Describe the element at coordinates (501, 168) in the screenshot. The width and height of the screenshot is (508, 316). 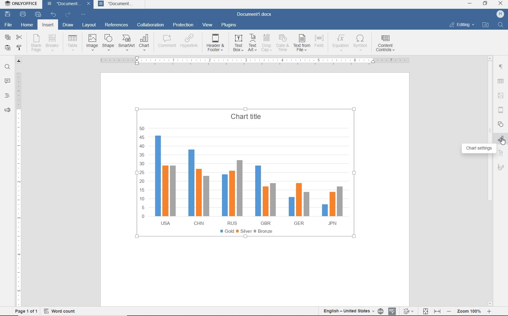
I see `signature` at that location.